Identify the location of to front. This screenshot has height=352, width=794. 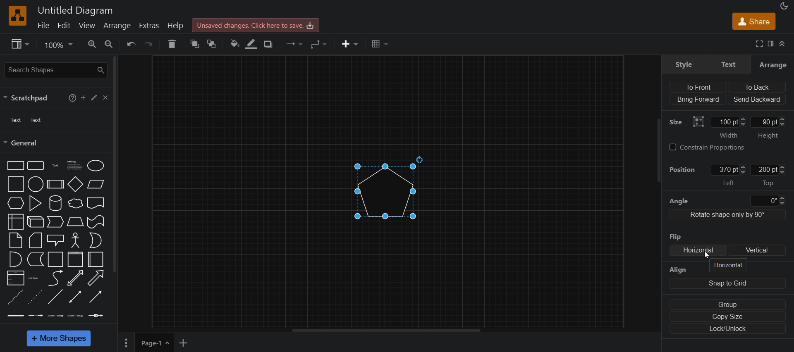
(195, 43).